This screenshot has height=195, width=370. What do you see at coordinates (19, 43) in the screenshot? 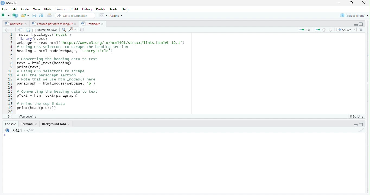
I see `cursor movement` at bounding box center [19, 43].